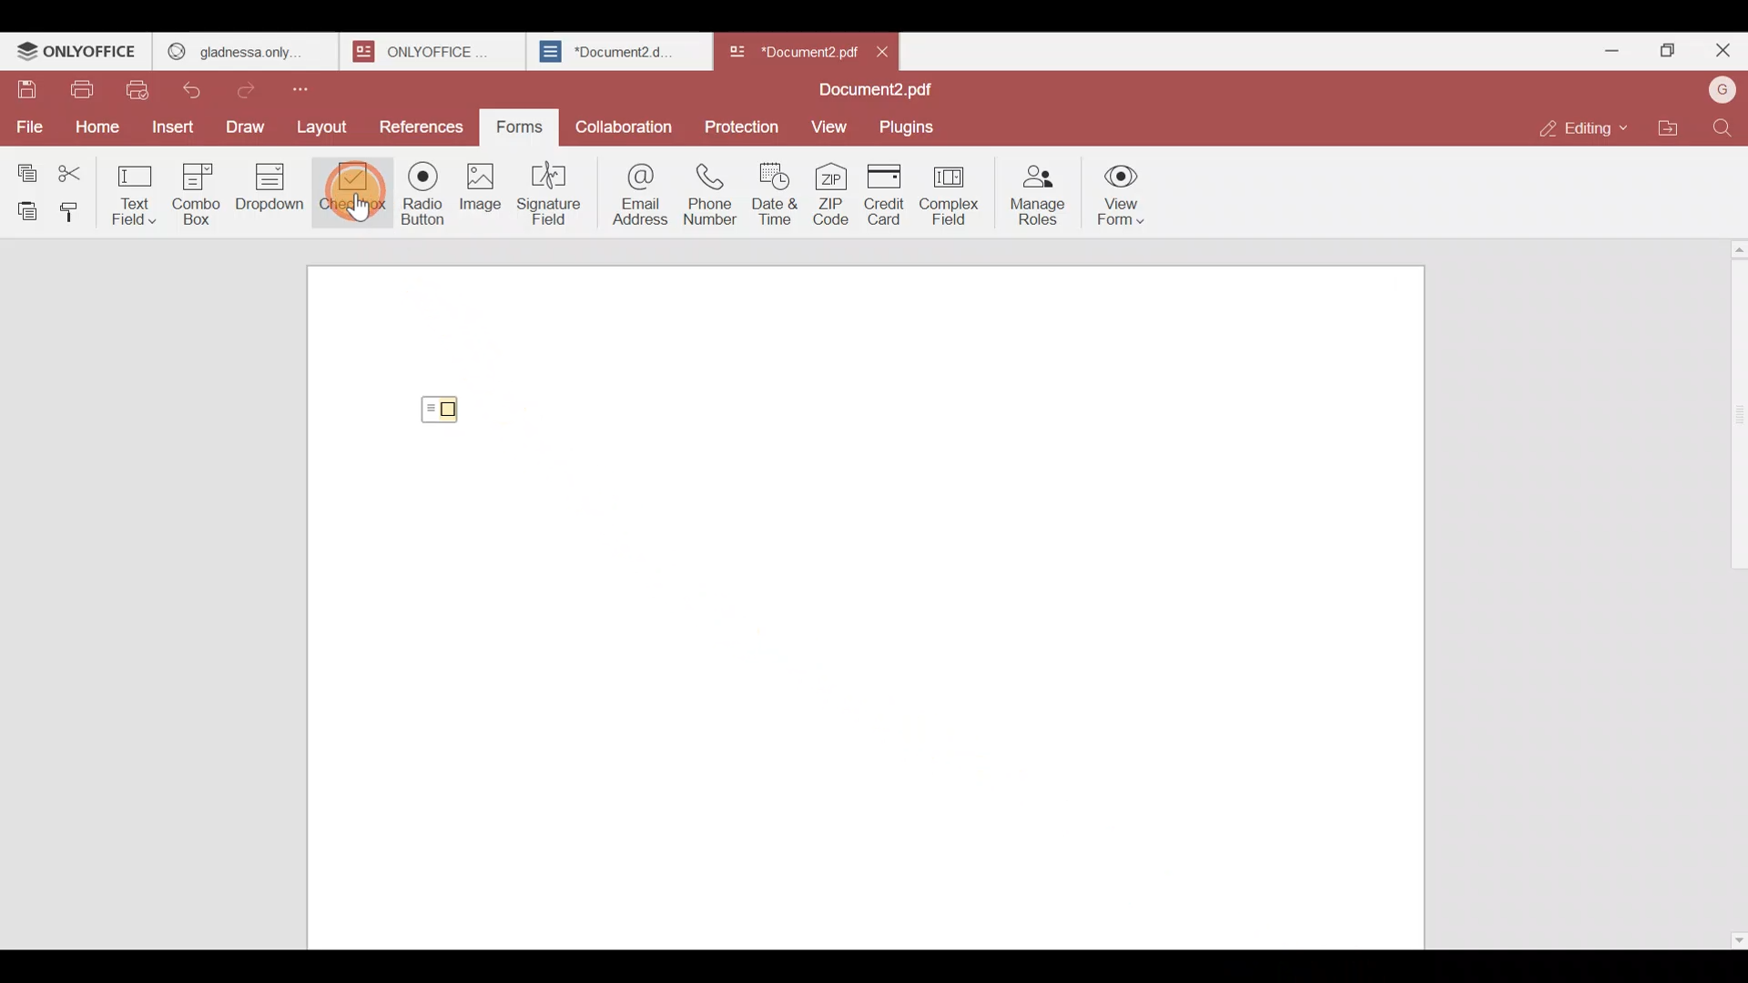 The image size is (1748, 983). I want to click on Copy, so click(24, 168).